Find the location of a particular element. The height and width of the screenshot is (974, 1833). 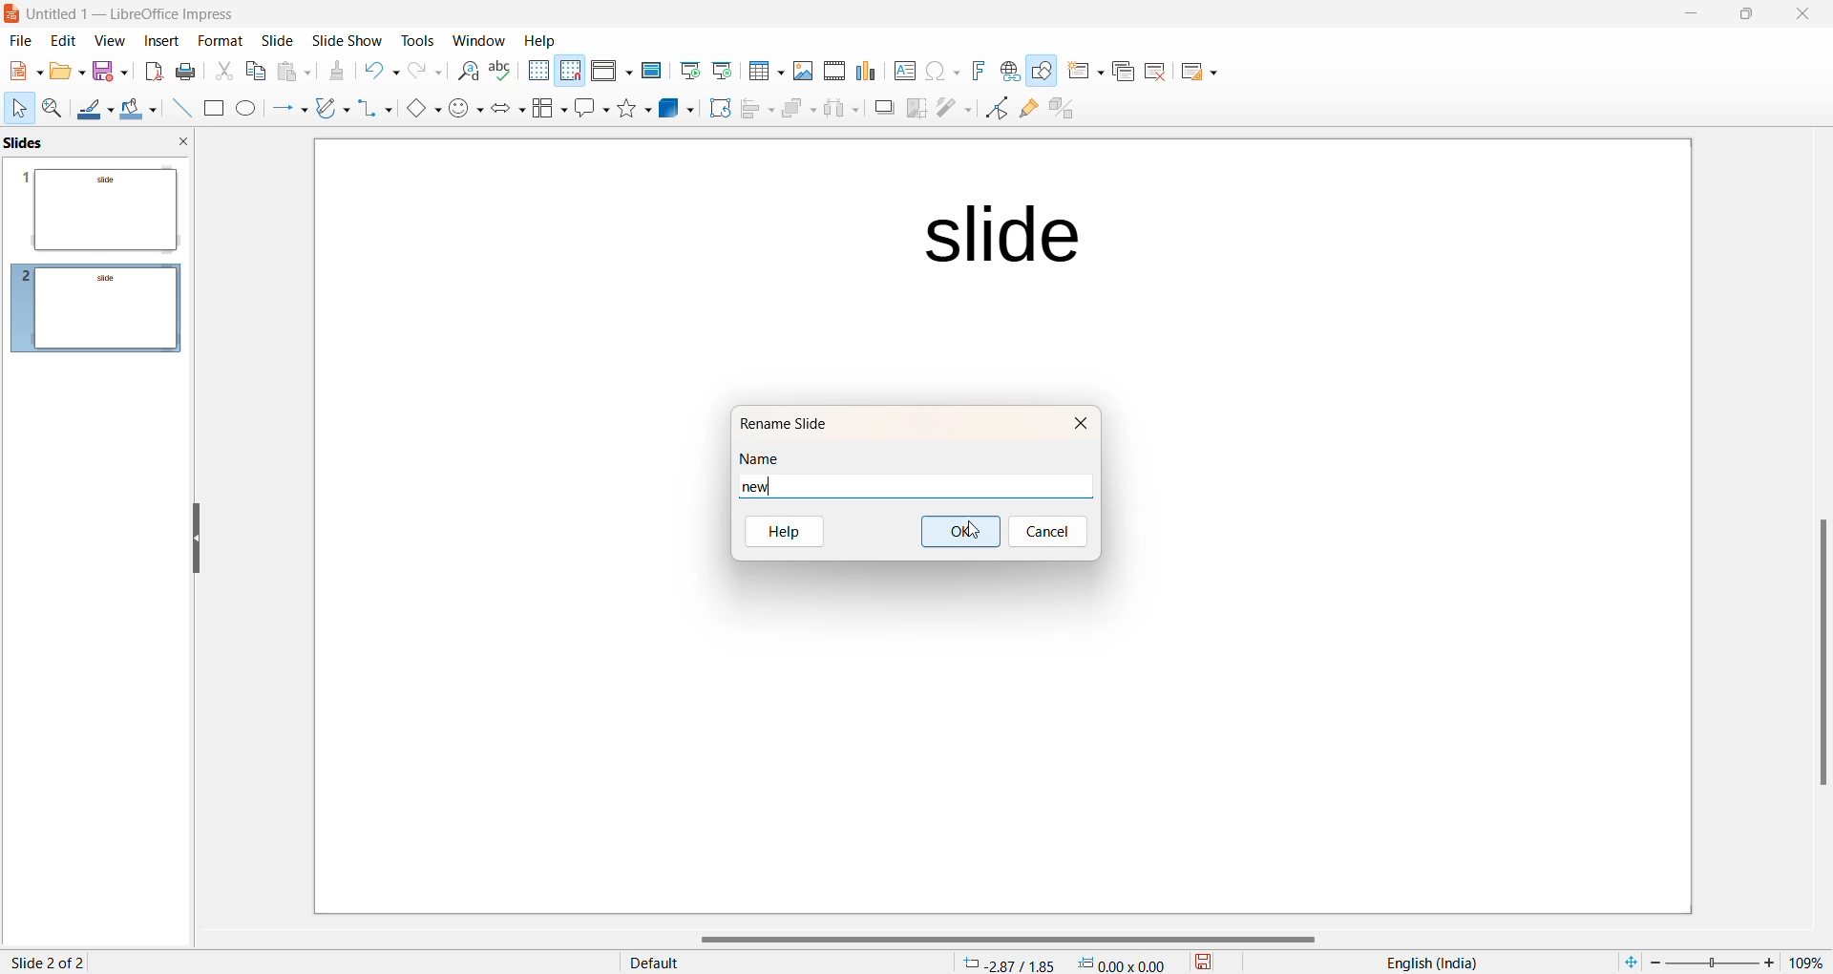

Align is located at coordinates (752, 110).